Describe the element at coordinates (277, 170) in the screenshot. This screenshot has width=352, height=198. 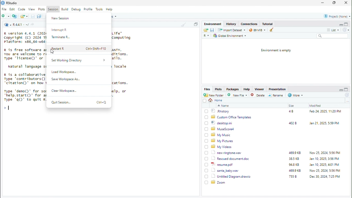
I see `santa_baby.wav 469.9KB Now 25,2024, 5:56 PM` at that location.